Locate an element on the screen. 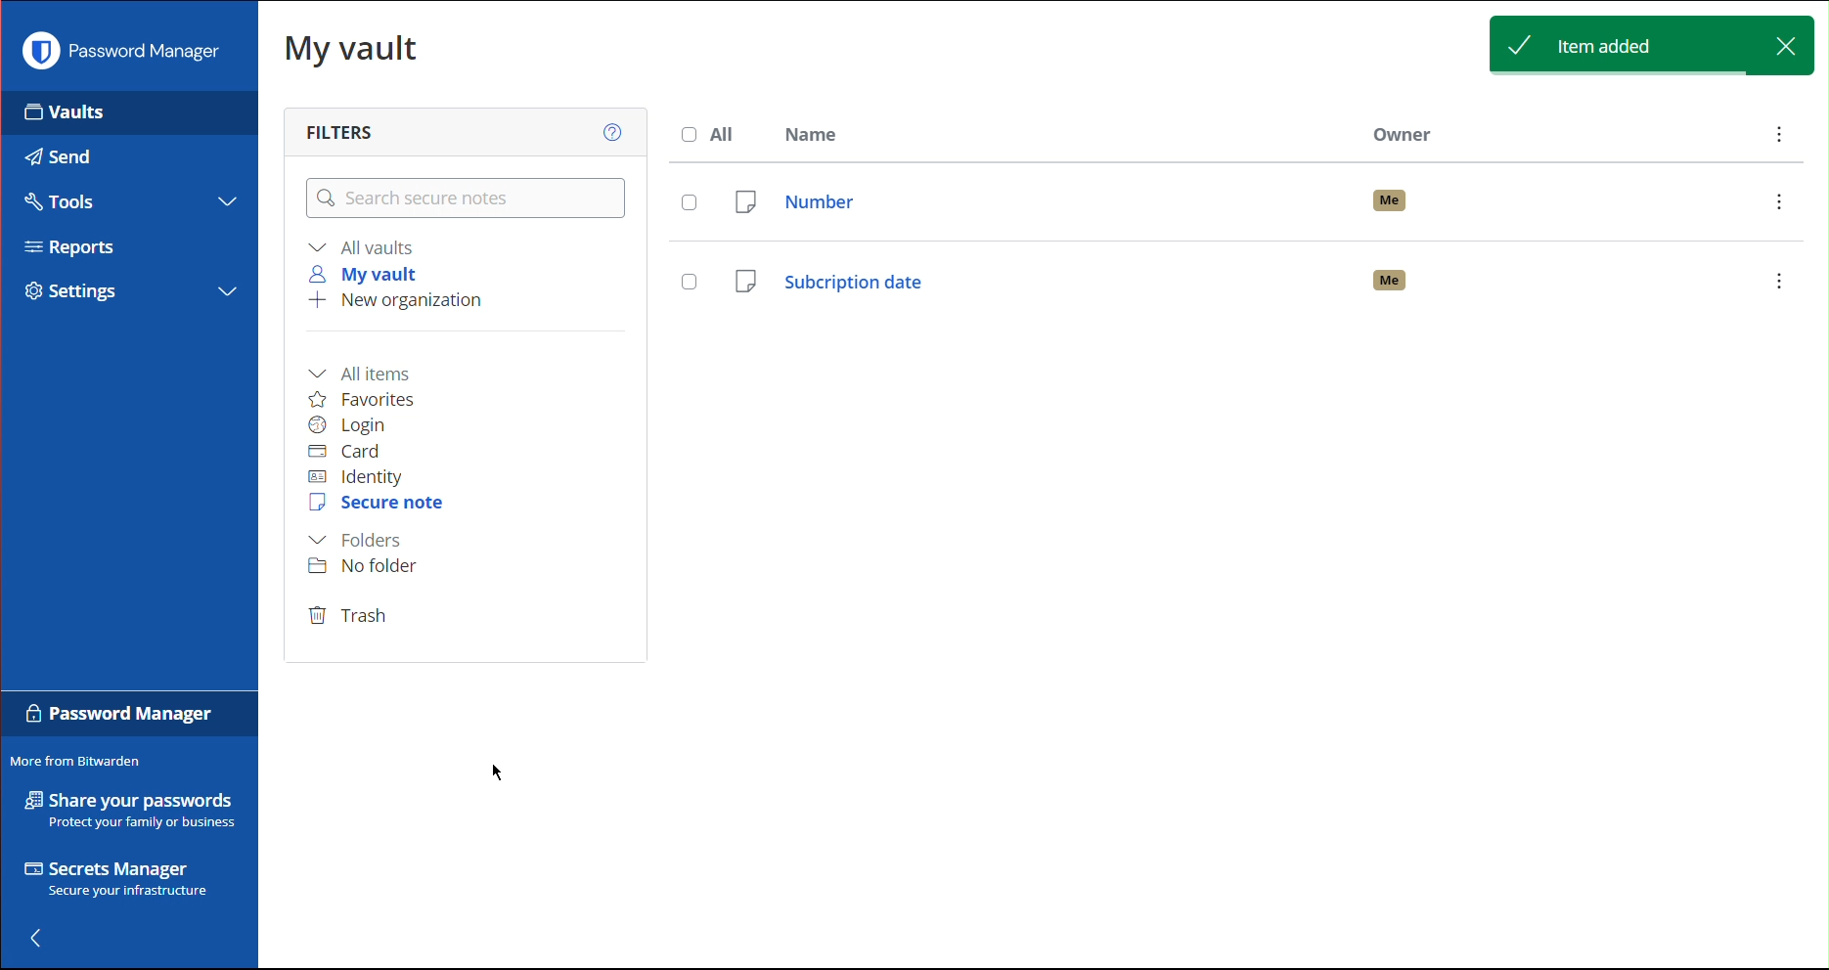  Send is located at coordinates (54, 152).